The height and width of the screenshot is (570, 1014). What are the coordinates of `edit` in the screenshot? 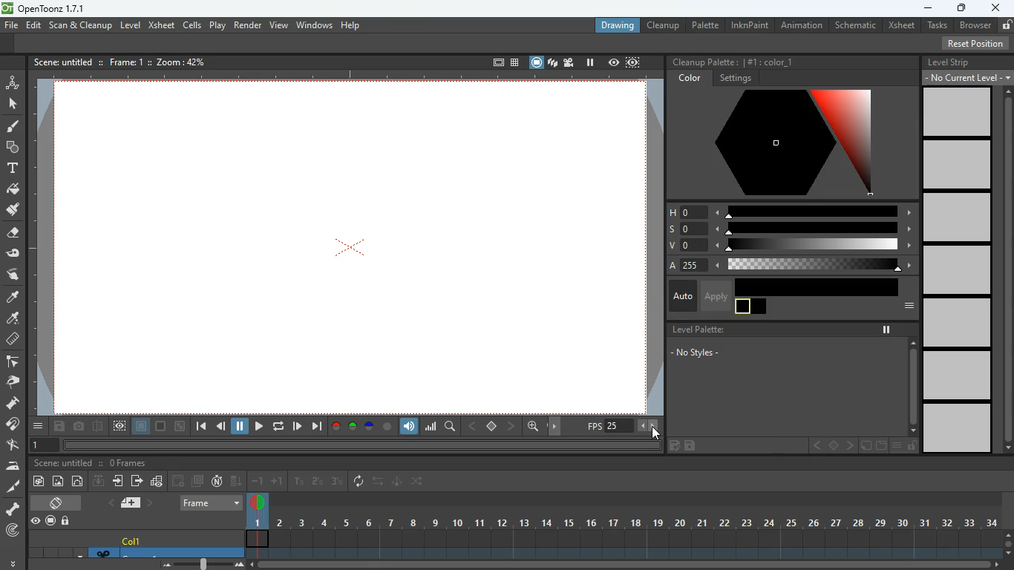 It's located at (33, 26).